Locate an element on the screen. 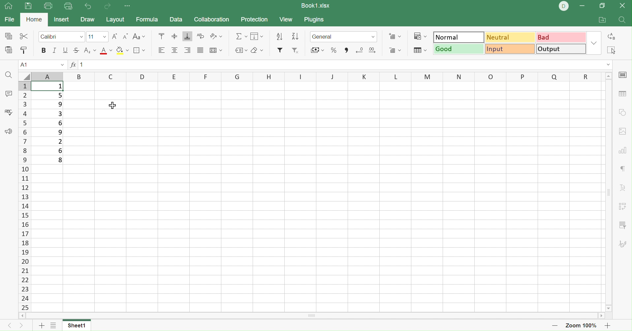  Remove is located at coordinates (295, 50).